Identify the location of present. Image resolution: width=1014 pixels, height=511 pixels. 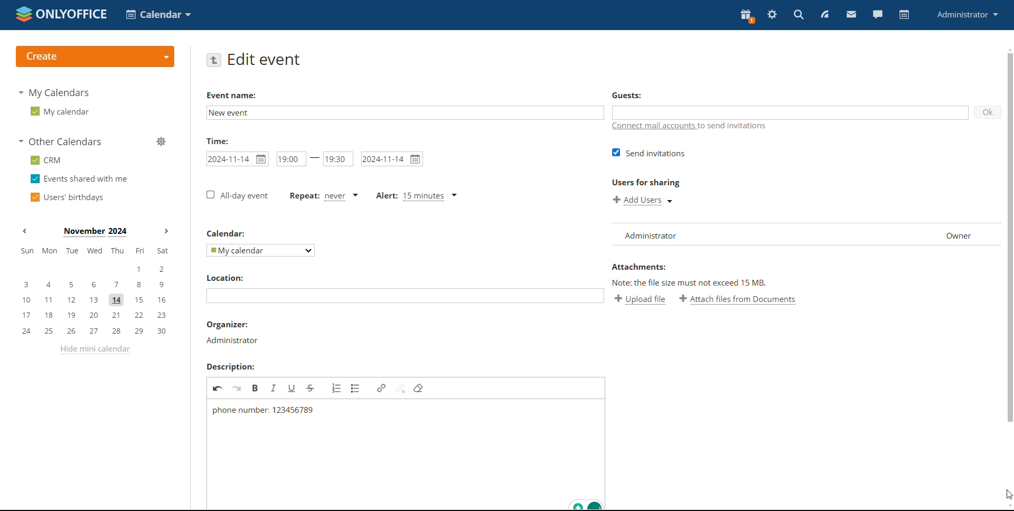
(746, 16).